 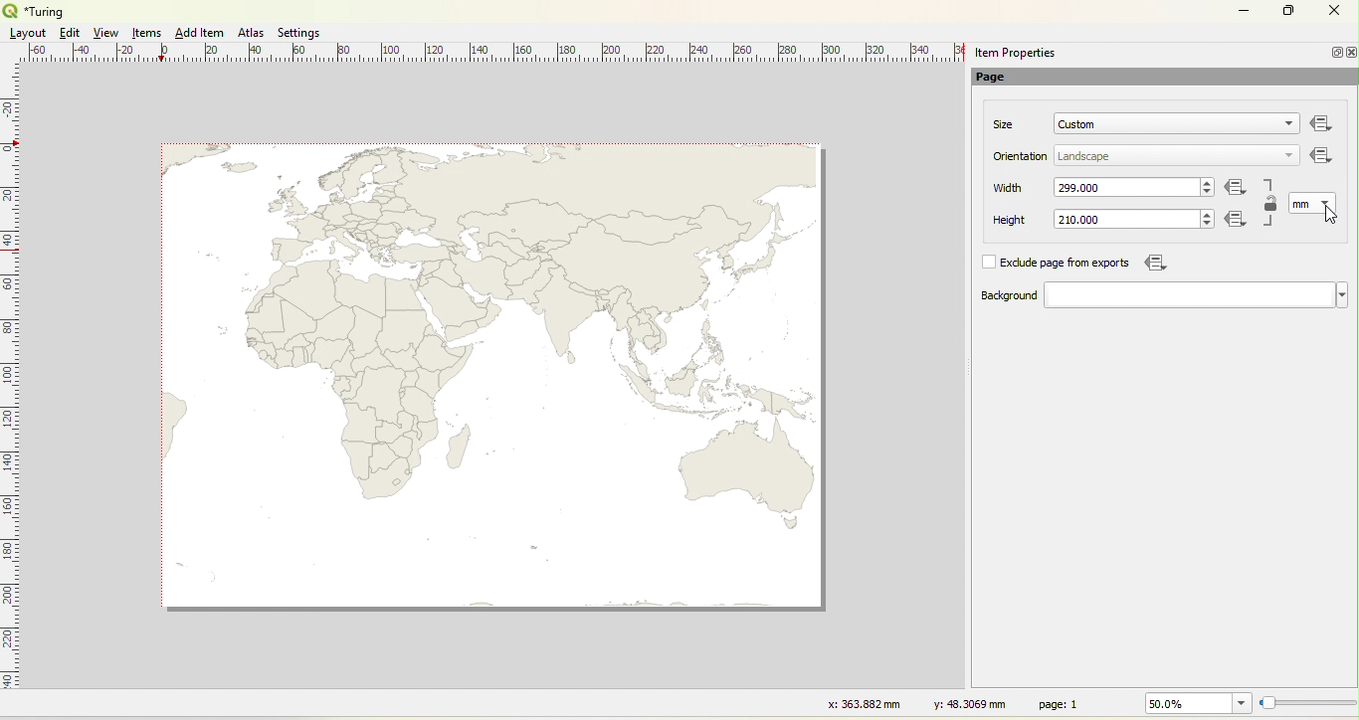 I want to click on page: 1, so click(x=1062, y=703).